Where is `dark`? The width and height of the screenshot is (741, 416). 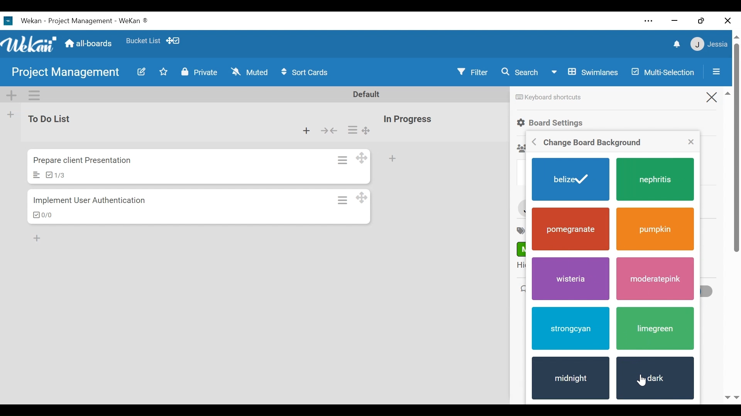 dark is located at coordinates (655, 378).